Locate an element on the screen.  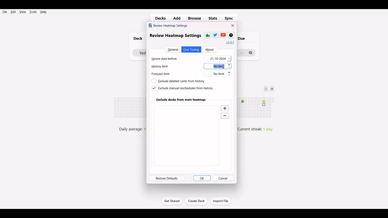
View is located at coordinates (22, 12).